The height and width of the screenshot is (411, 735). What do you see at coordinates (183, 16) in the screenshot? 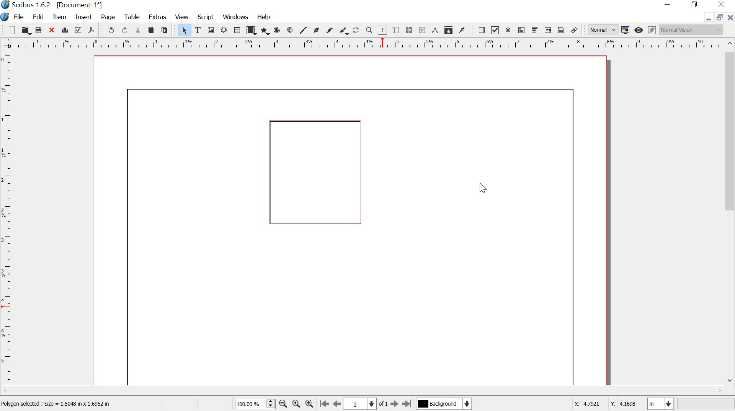
I see `view` at bounding box center [183, 16].